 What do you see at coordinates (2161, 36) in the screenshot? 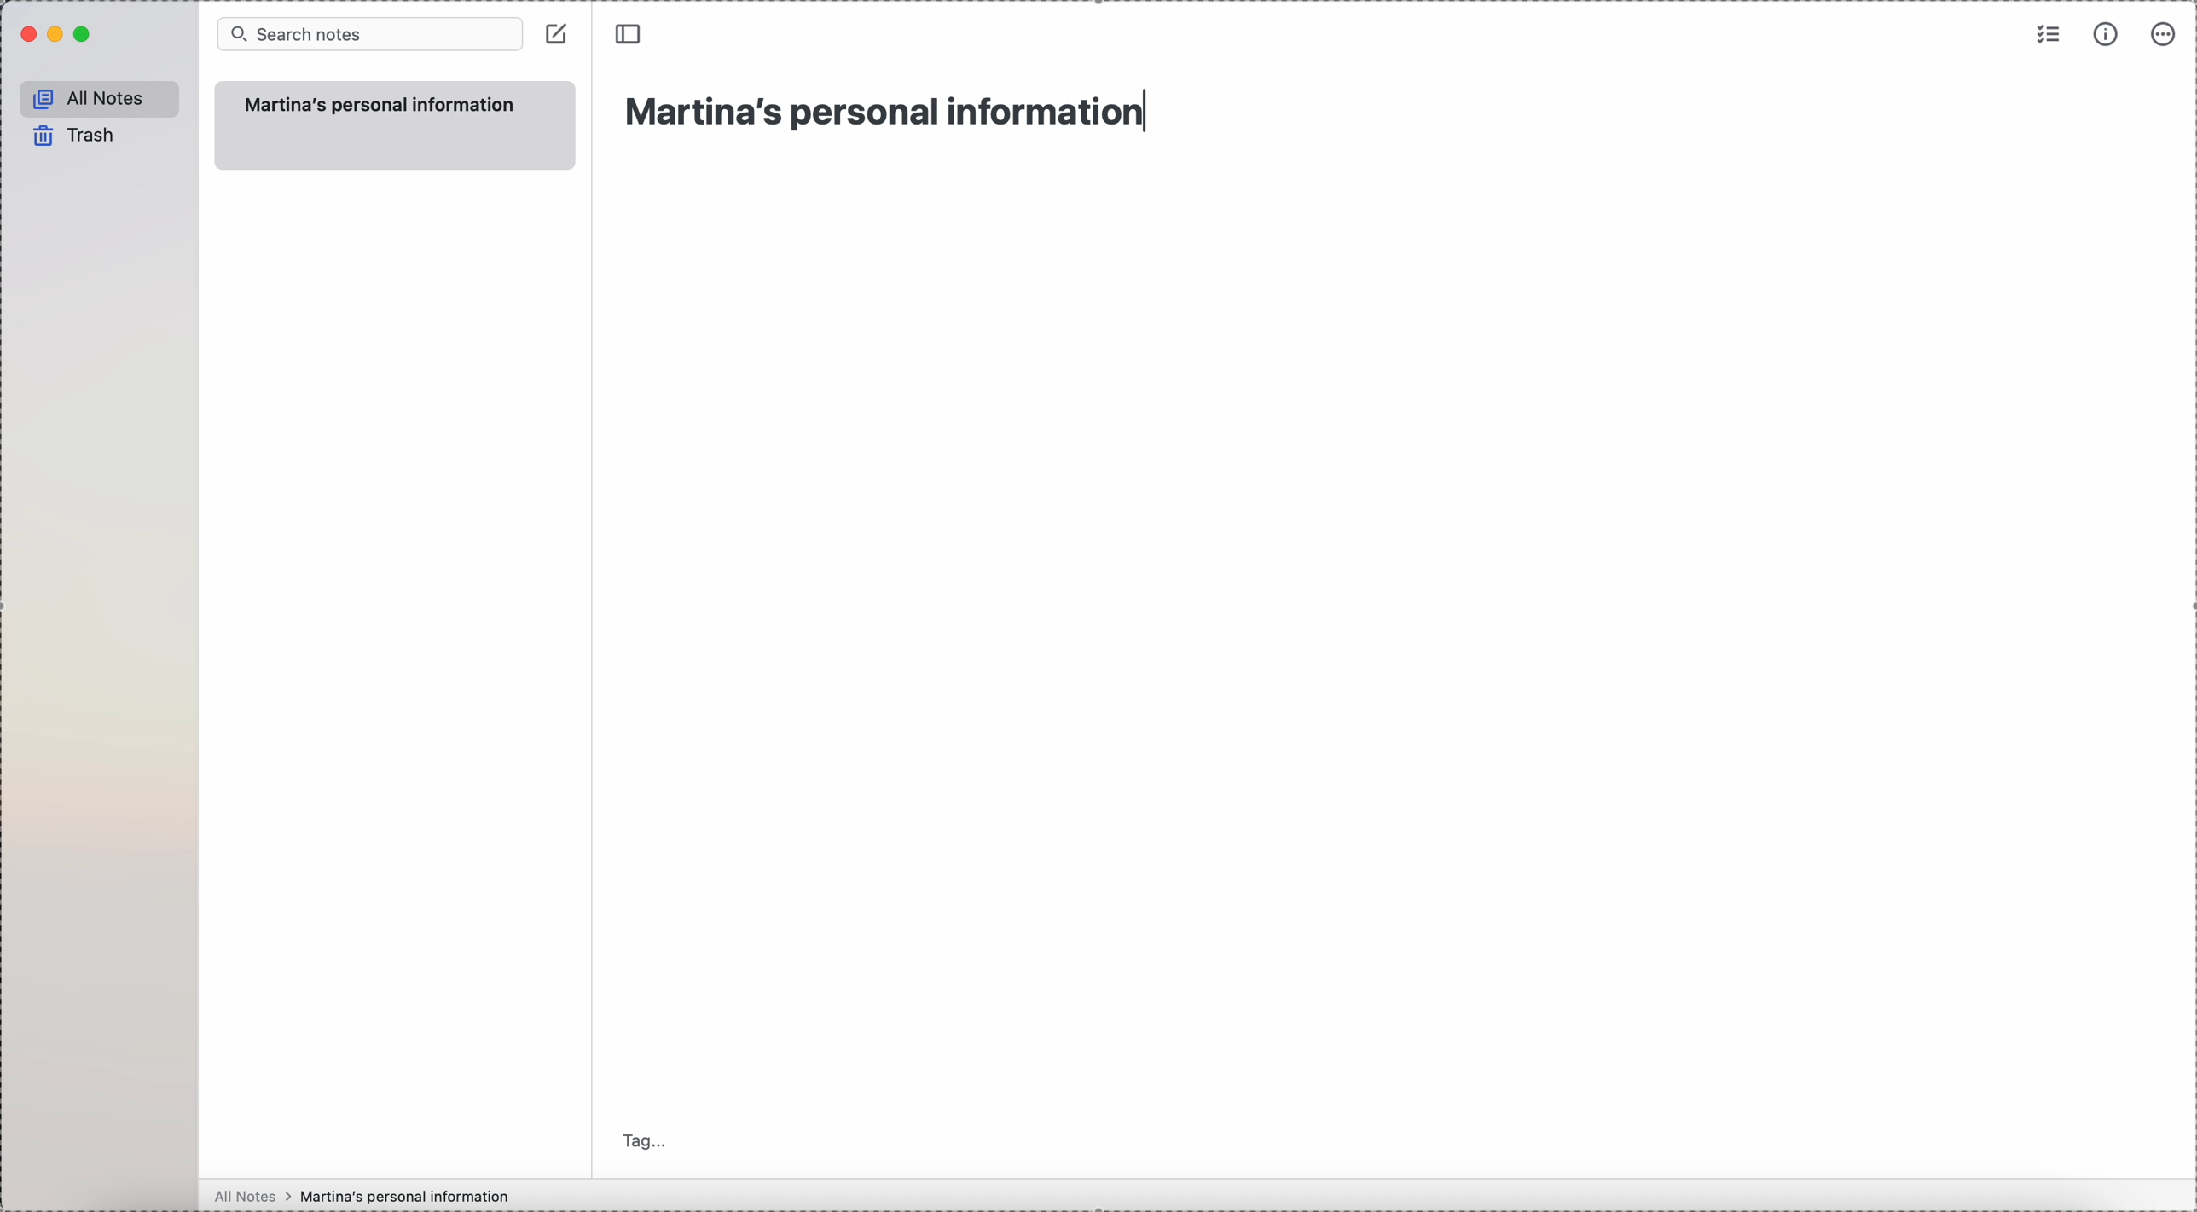
I see `more options` at bounding box center [2161, 36].